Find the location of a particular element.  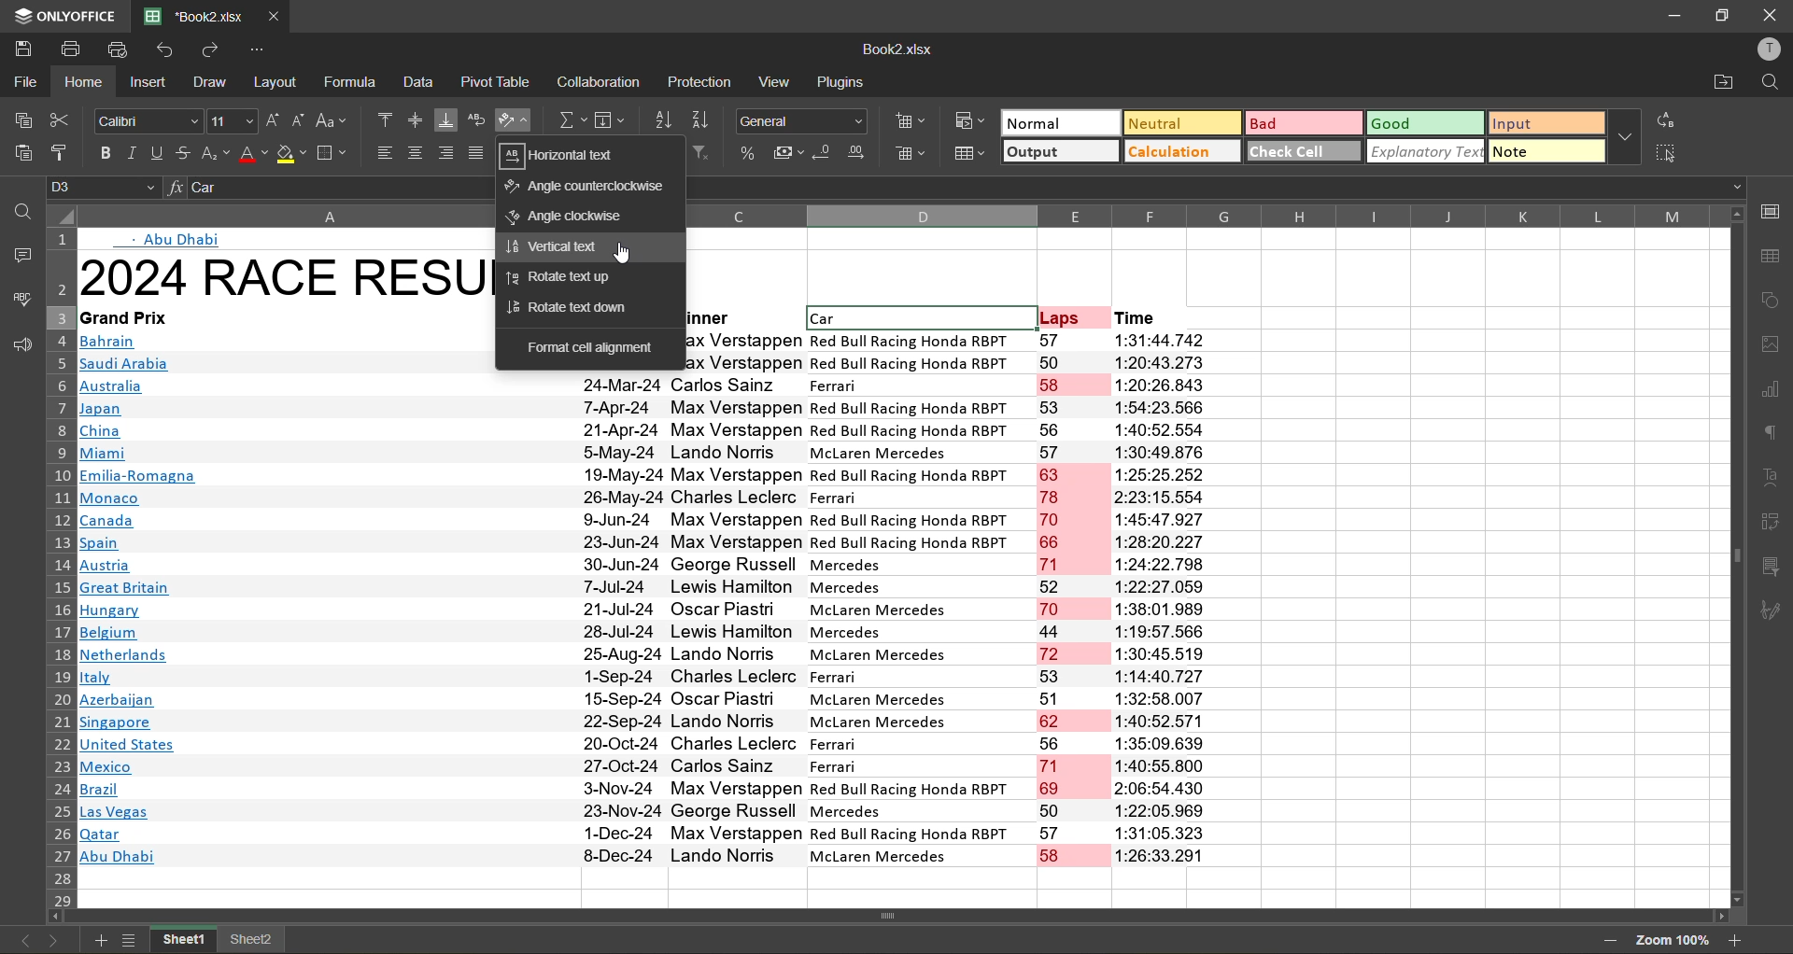

summation is located at coordinates (570, 120).